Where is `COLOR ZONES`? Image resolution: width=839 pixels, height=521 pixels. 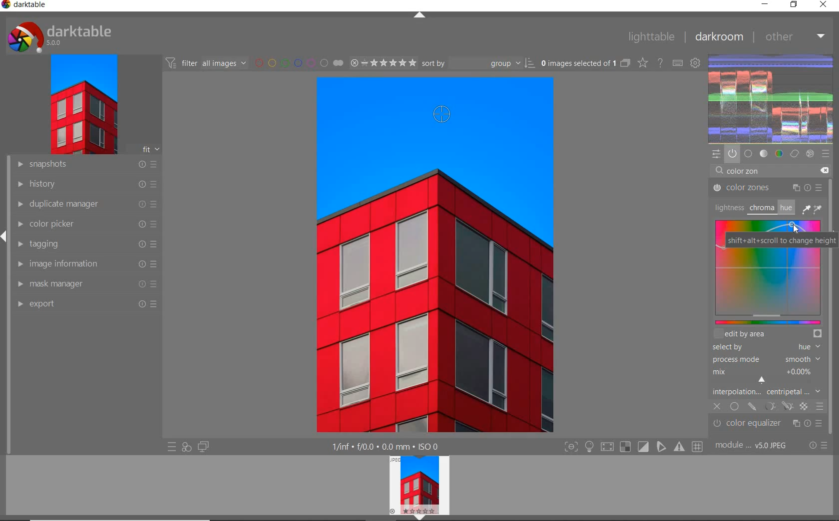 COLOR ZONES is located at coordinates (768, 188).